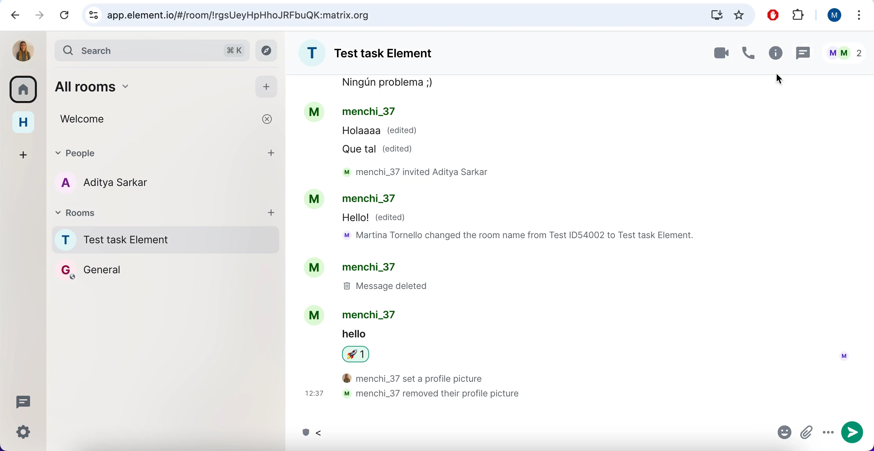  Describe the element at coordinates (716, 53) in the screenshot. I see `video call` at that location.